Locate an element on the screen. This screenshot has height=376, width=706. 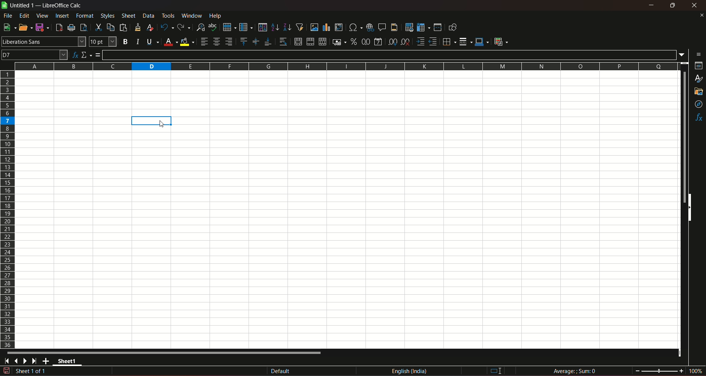
freeze row & column is located at coordinates (423, 28).